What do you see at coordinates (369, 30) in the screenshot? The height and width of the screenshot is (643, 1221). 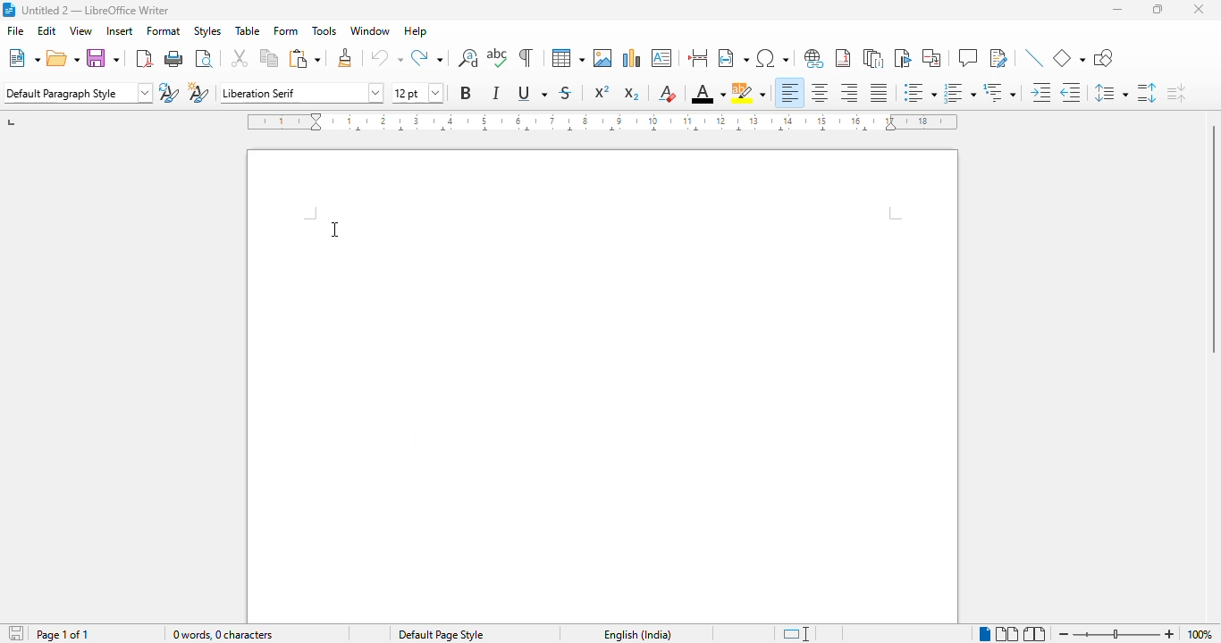 I see `window` at bounding box center [369, 30].